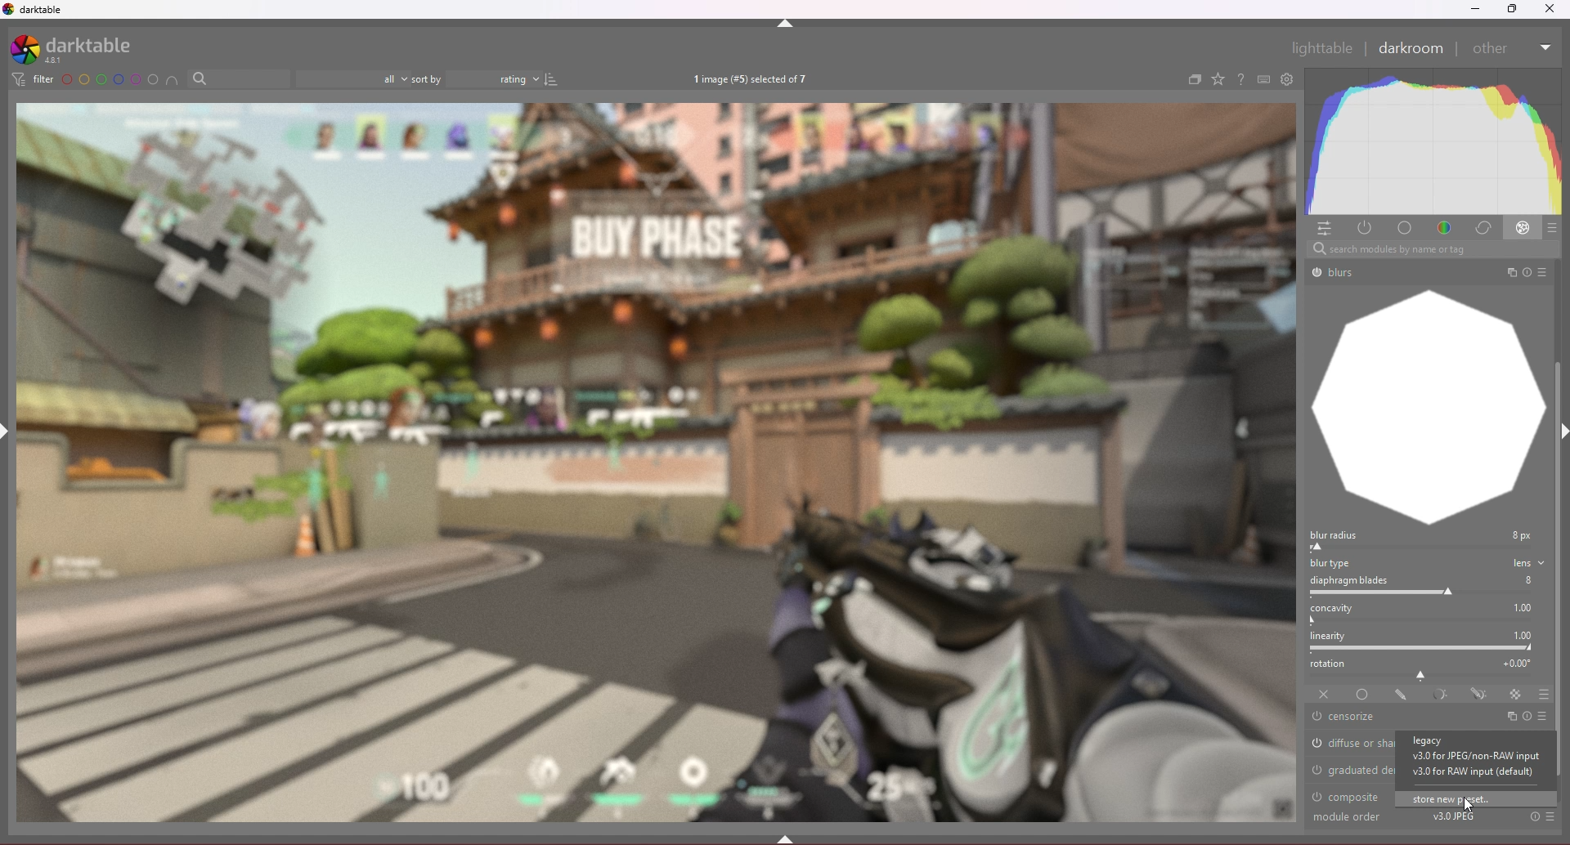  Describe the element at coordinates (1288, 80) in the screenshot. I see `open global preference` at that location.